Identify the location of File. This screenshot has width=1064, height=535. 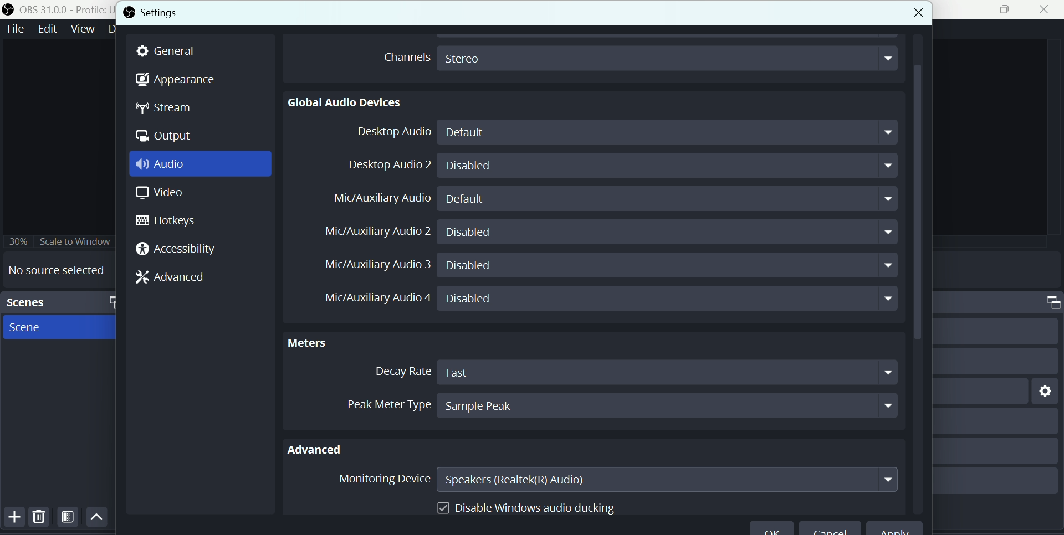
(15, 28).